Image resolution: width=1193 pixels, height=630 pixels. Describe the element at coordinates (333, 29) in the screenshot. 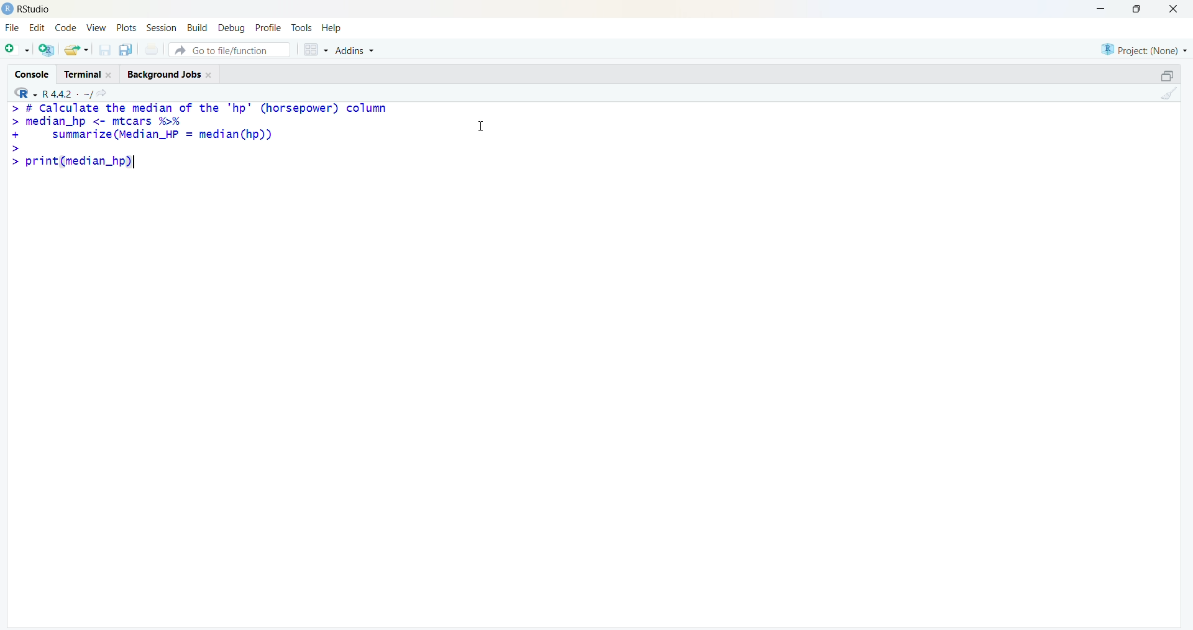

I see `help` at that location.